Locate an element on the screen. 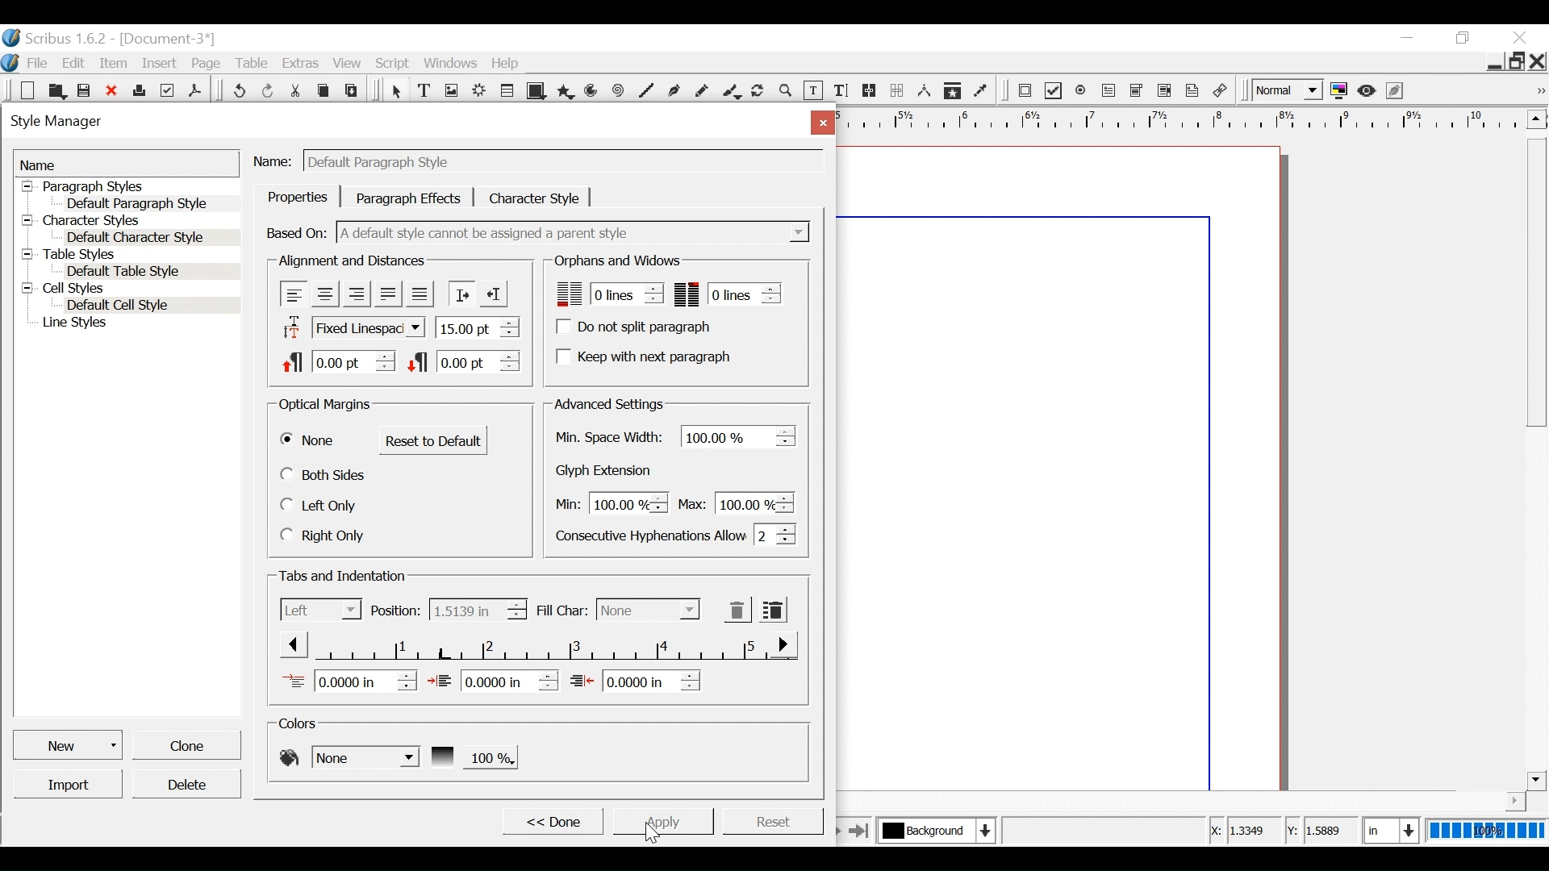  Space below is located at coordinates (463, 360).